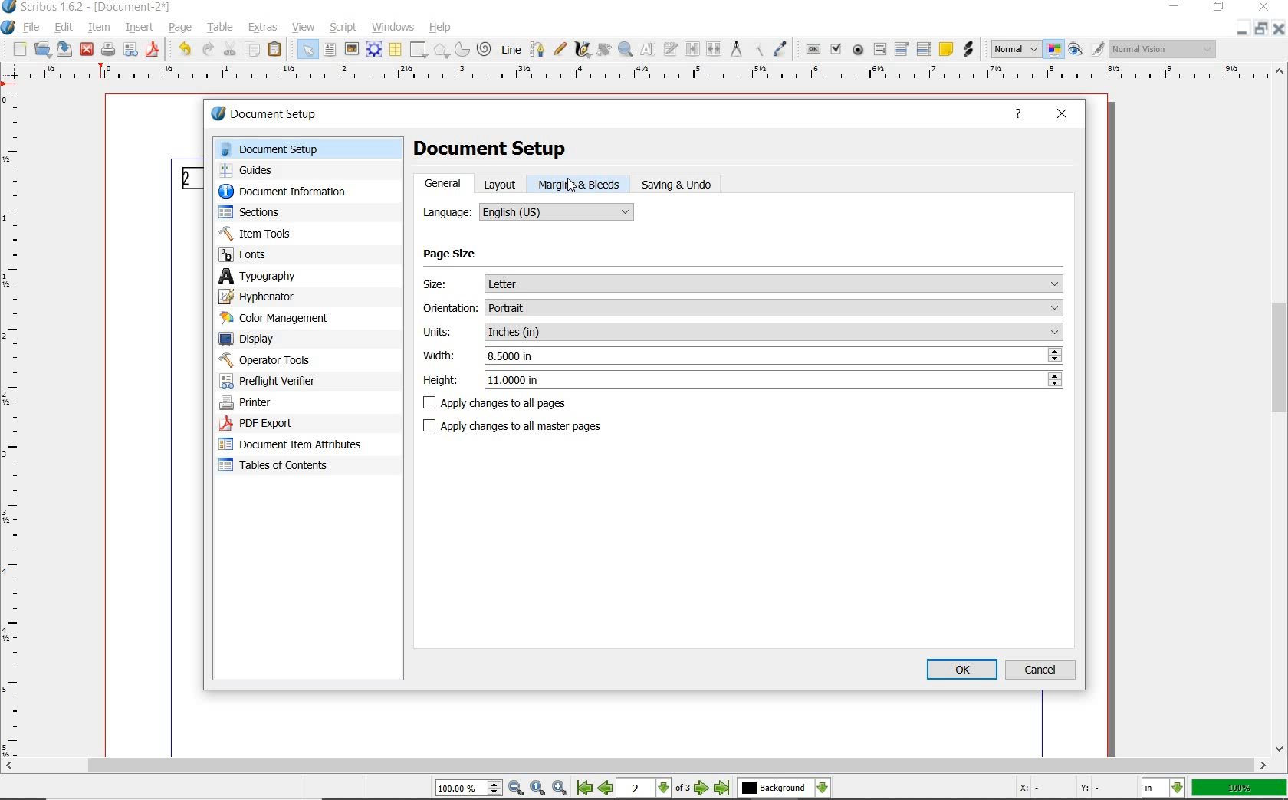 The height and width of the screenshot is (800, 1288). What do you see at coordinates (925, 50) in the screenshot?
I see `pdf list box` at bounding box center [925, 50].